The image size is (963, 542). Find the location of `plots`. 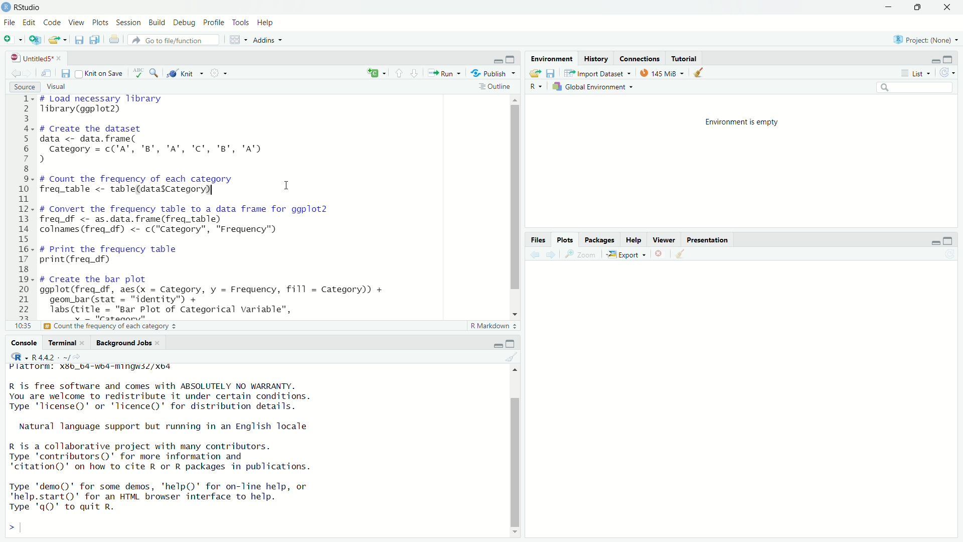

plots is located at coordinates (565, 239).